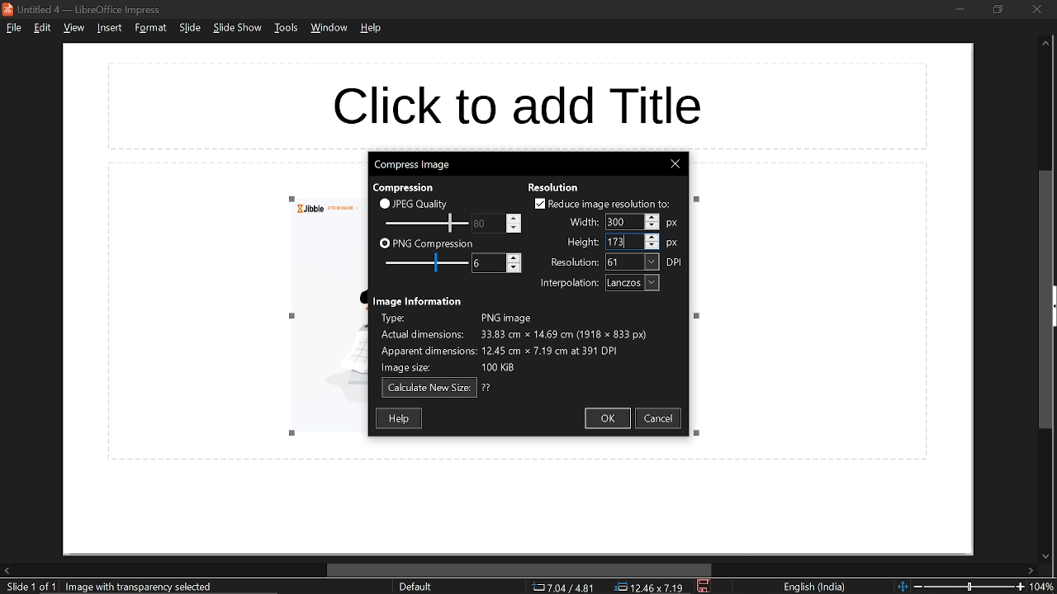 Image resolution: width=1057 pixels, height=594 pixels. Describe the element at coordinates (626, 243) in the screenshot. I see `Cursor` at that location.